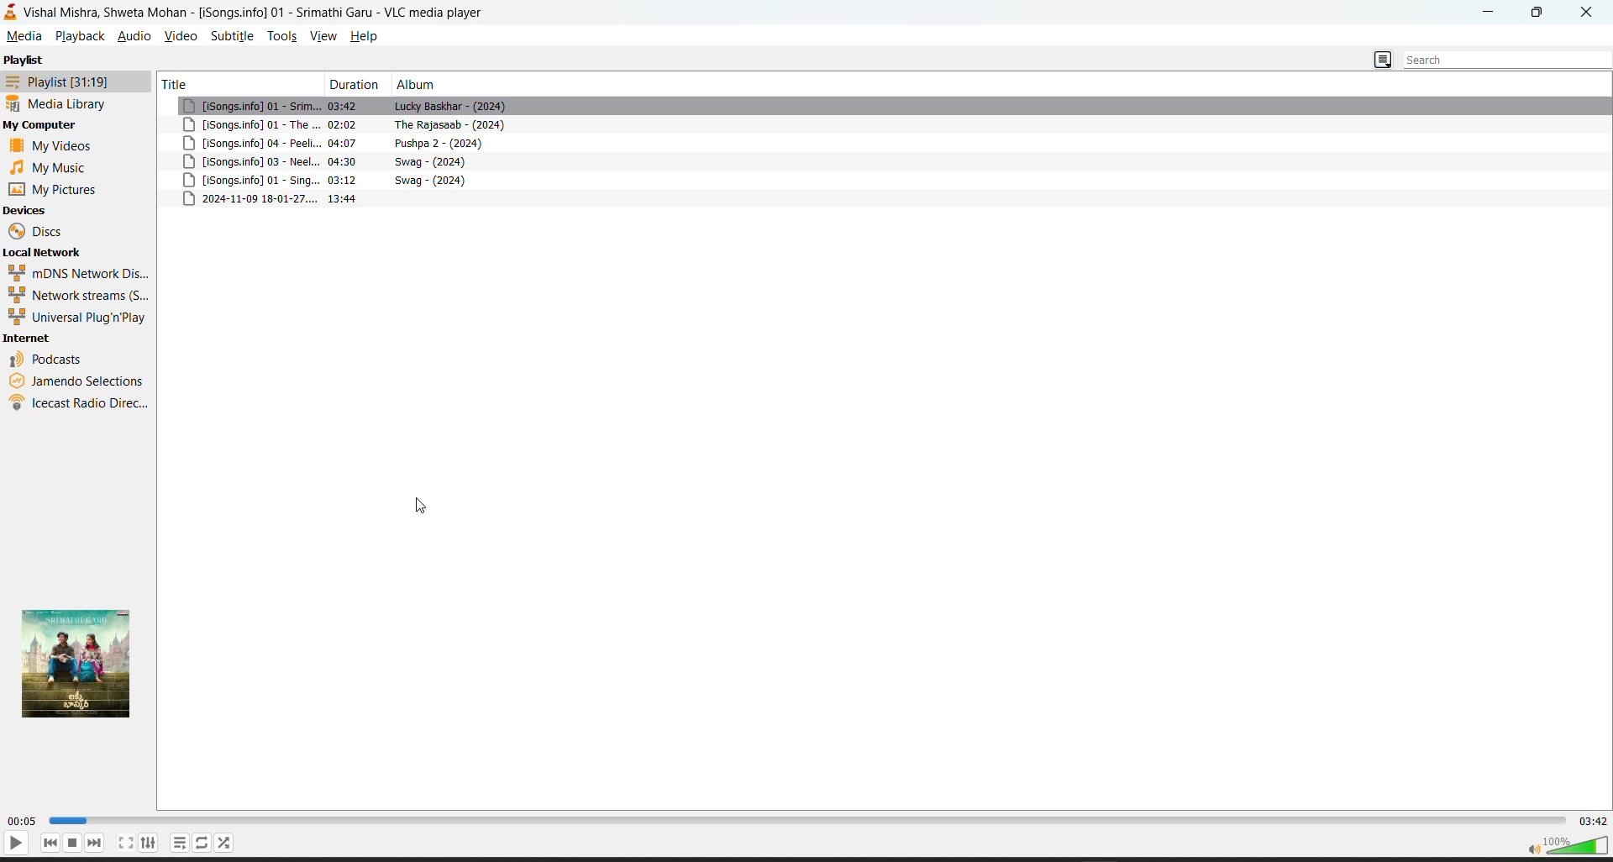 The width and height of the screenshot is (1613, 862). I want to click on video, so click(179, 34).